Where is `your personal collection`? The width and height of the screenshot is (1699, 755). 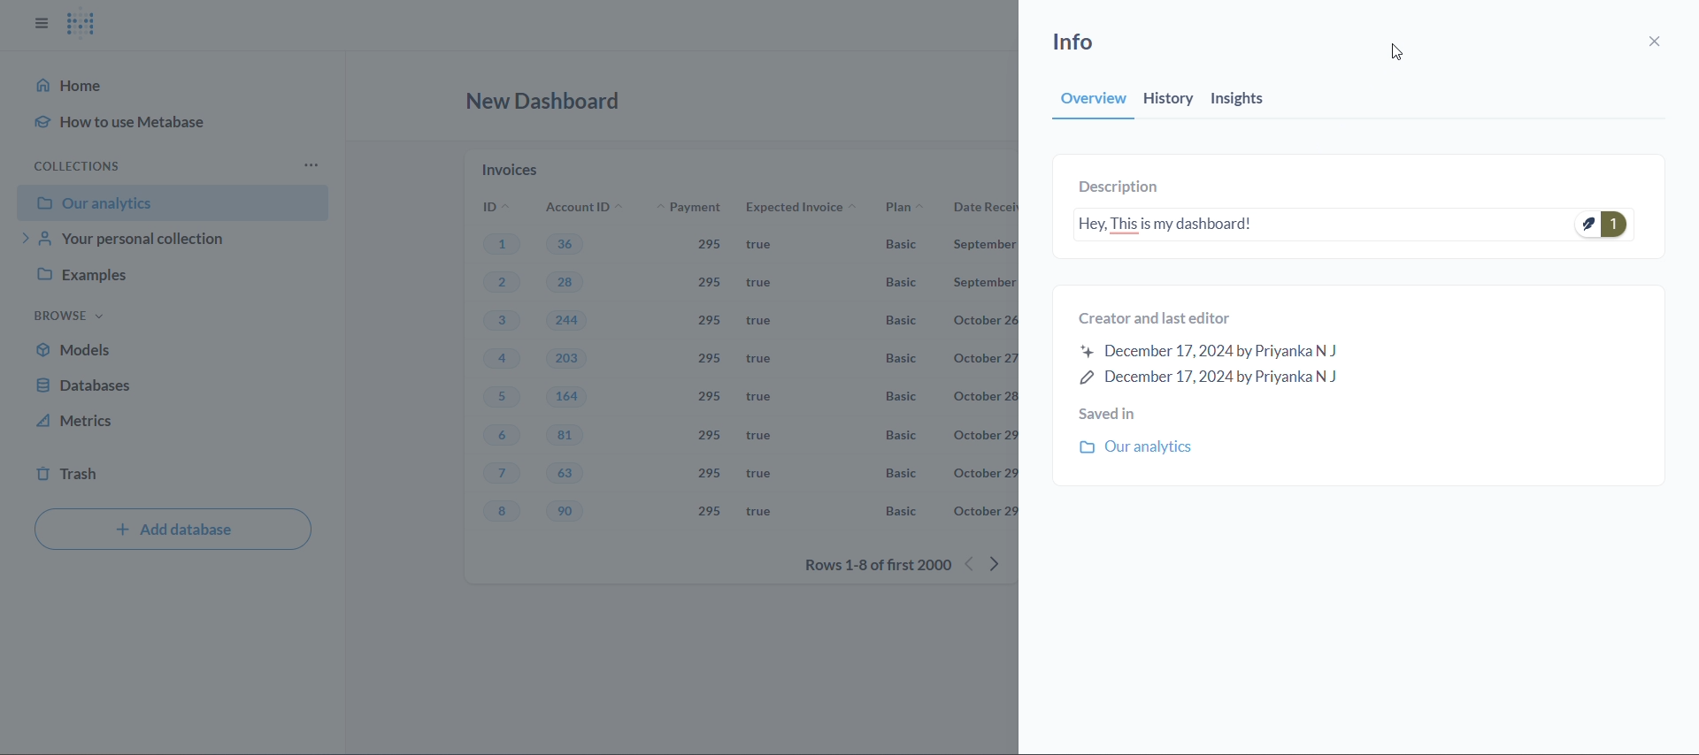
your personal collection is located at coordinates (171, 241).